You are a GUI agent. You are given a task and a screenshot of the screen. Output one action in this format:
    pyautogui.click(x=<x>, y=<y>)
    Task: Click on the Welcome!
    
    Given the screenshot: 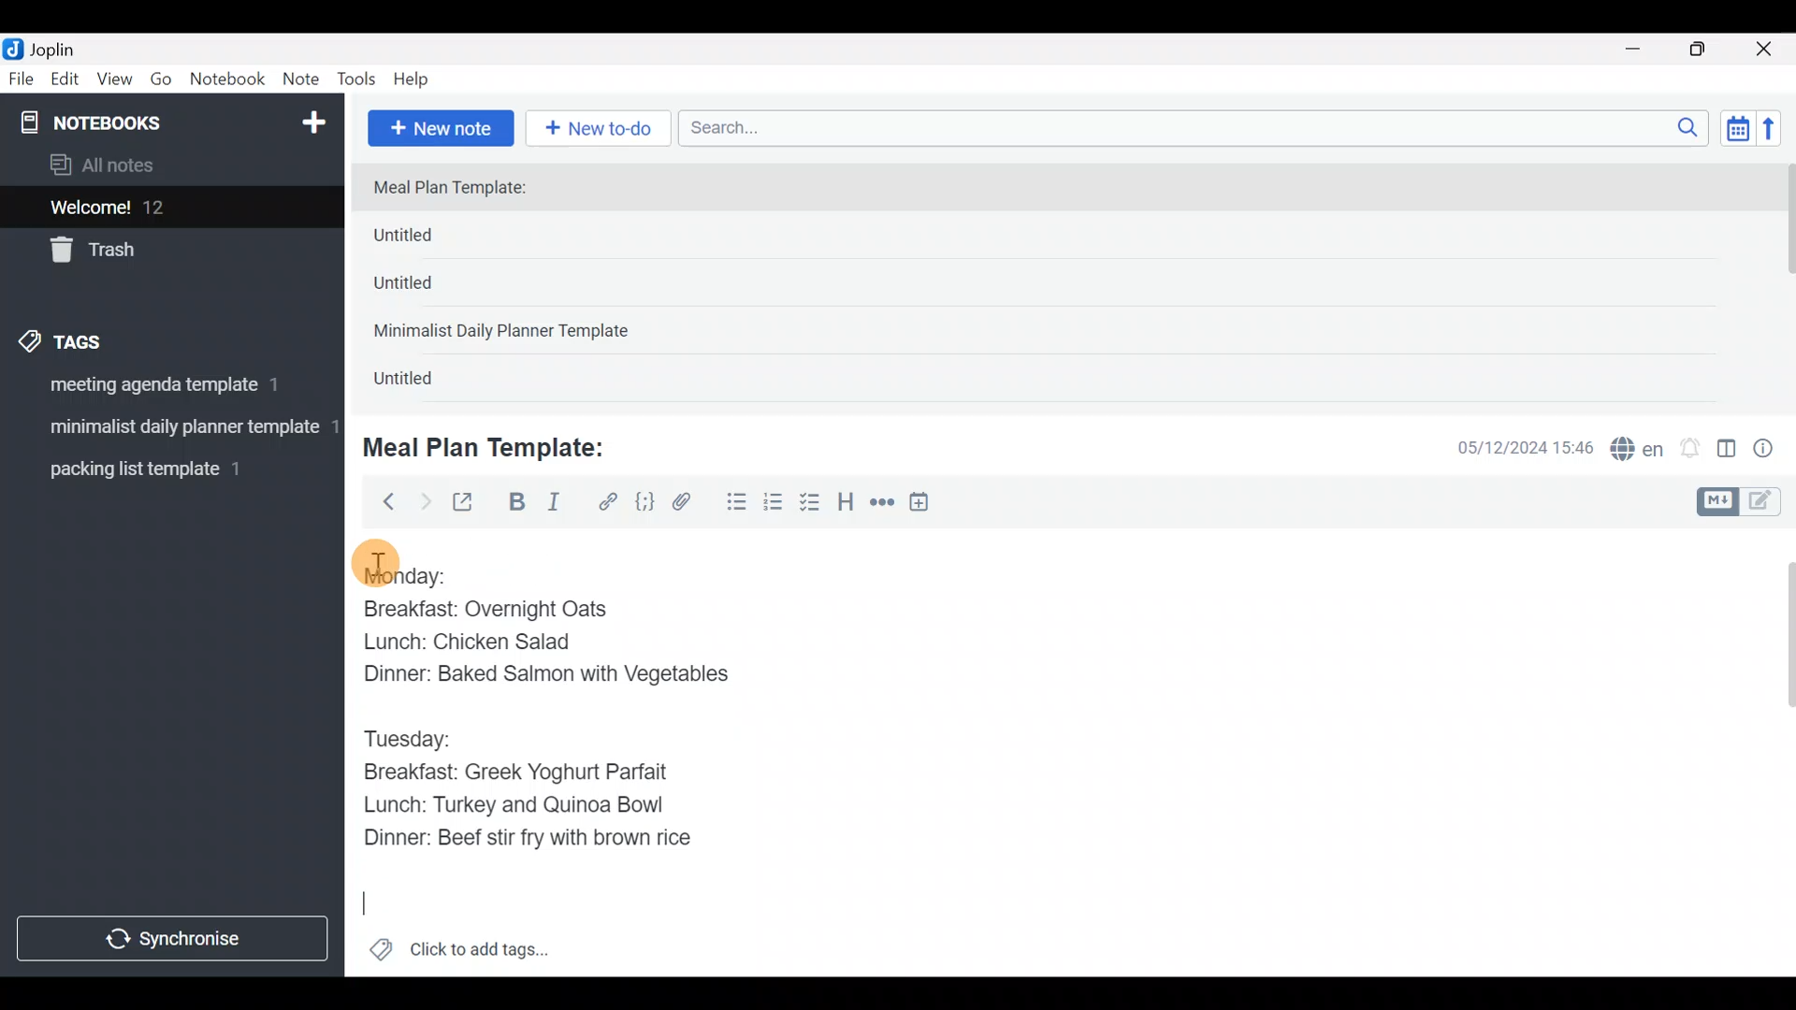 What is the action you would take?
    pyautogui.click(x=169, y=209)
    